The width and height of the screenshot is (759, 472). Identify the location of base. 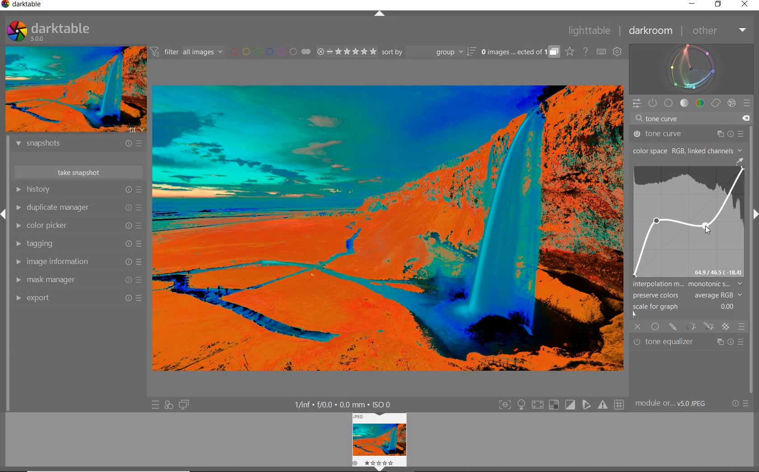
(669, 103).